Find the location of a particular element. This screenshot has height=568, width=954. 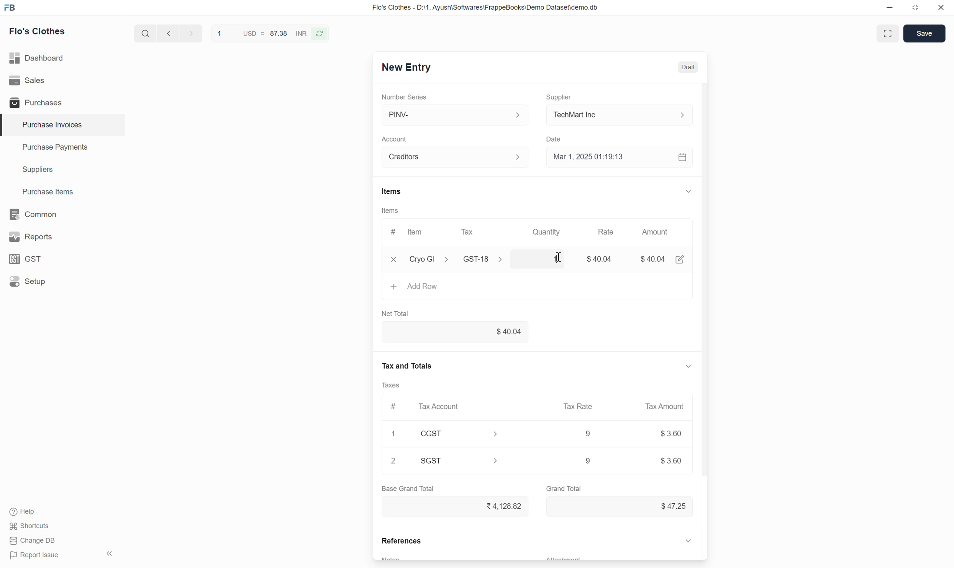

restore down is located at coordinates (914, 9).